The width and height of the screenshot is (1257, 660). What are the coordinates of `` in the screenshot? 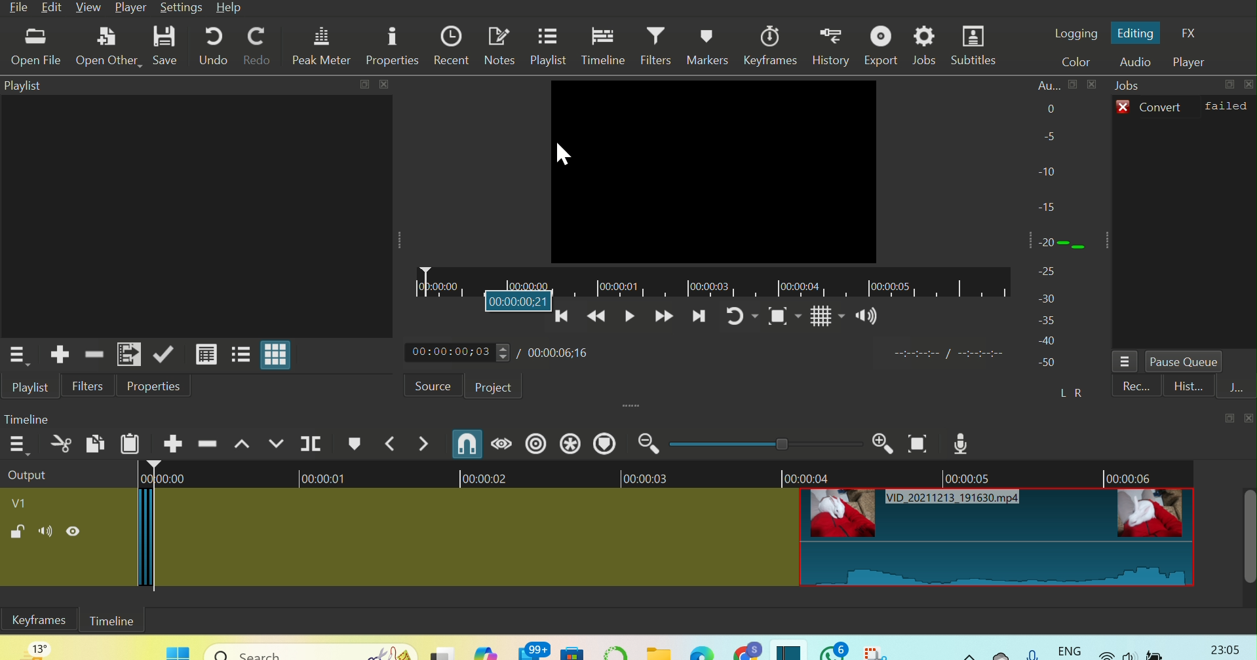 It's located at (173, 648).